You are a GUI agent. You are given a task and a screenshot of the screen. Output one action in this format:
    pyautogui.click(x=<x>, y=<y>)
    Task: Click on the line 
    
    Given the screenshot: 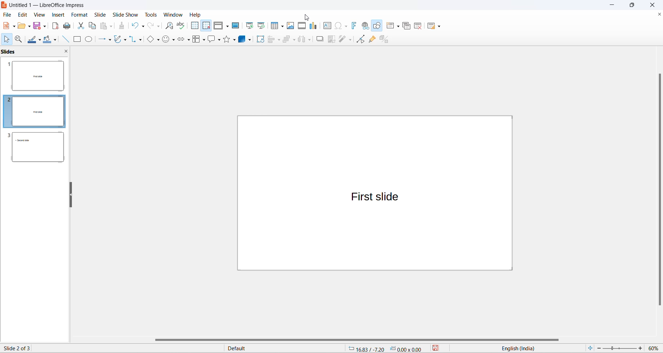 What is the action you would take?
    pyautogui.click(x=102, y=40)
    